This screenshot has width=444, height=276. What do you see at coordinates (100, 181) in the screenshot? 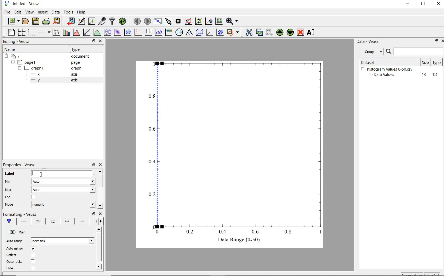
I see `vertical scrollbar` at bounding box center [100, 181].